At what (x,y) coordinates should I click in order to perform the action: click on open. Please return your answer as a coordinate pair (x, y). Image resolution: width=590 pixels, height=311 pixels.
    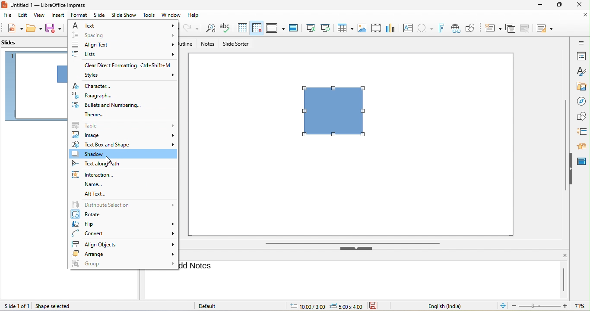
    Looking at the image, I should click on (34, 28).